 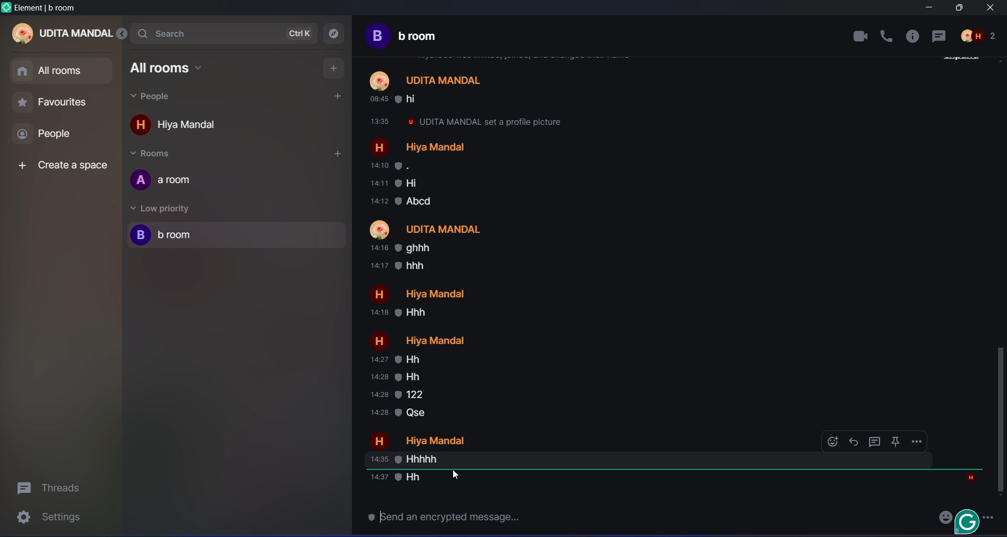 I want to click on hiya mandal, so click(x=184, y=124).